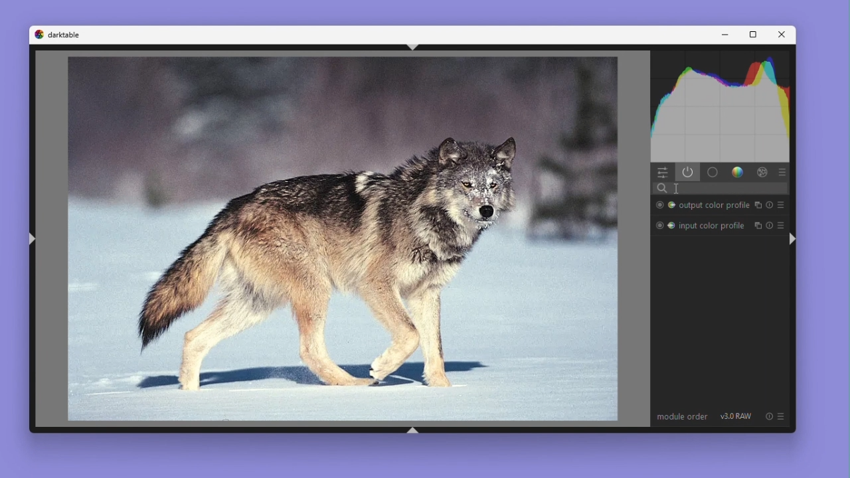 This screenshot has width=850, height=478. What do you see at coordinates (757, 205) in the screenshot?
I see `Instance` at bounding box center [757, 205].